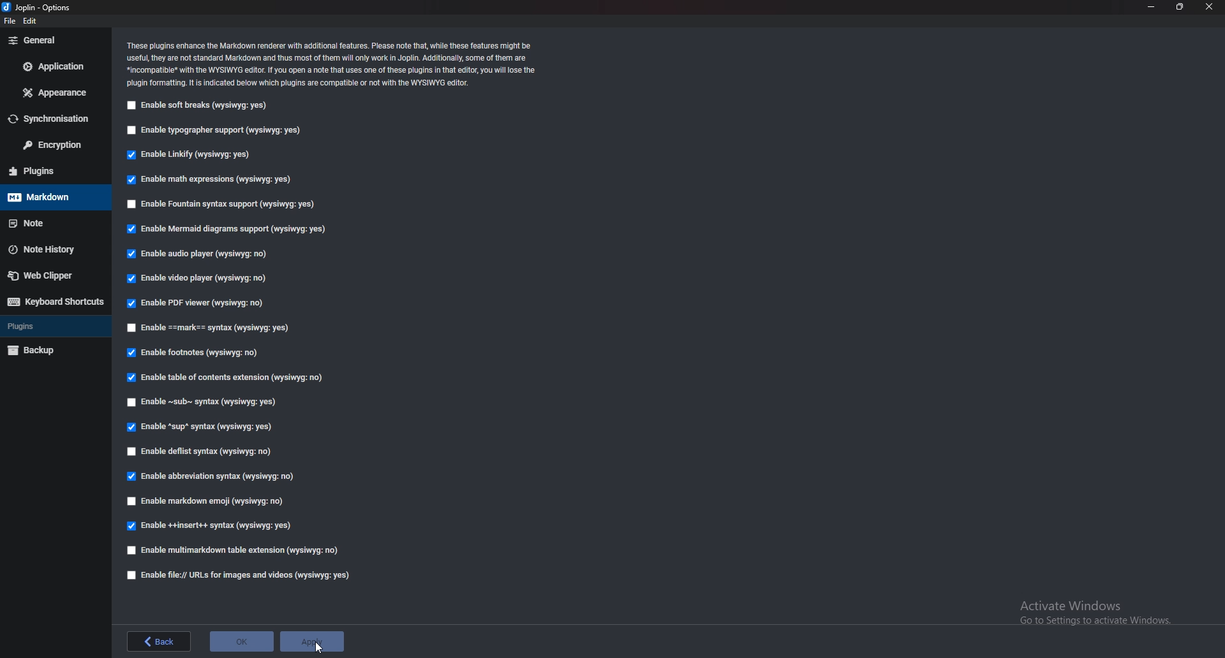 The width and height of the screenshot is (1225, 658). Describe the element at coordinates (53, 326) in the screenshot. I see `Plugins` at that location.